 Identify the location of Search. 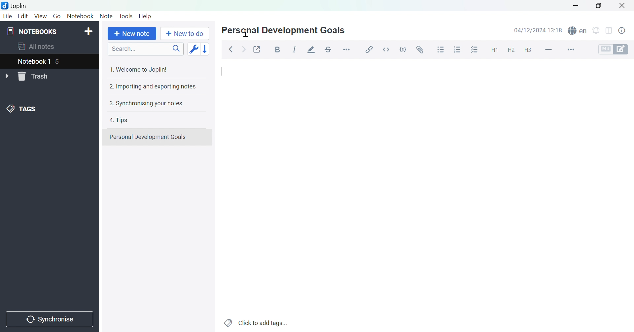
(145, 49).